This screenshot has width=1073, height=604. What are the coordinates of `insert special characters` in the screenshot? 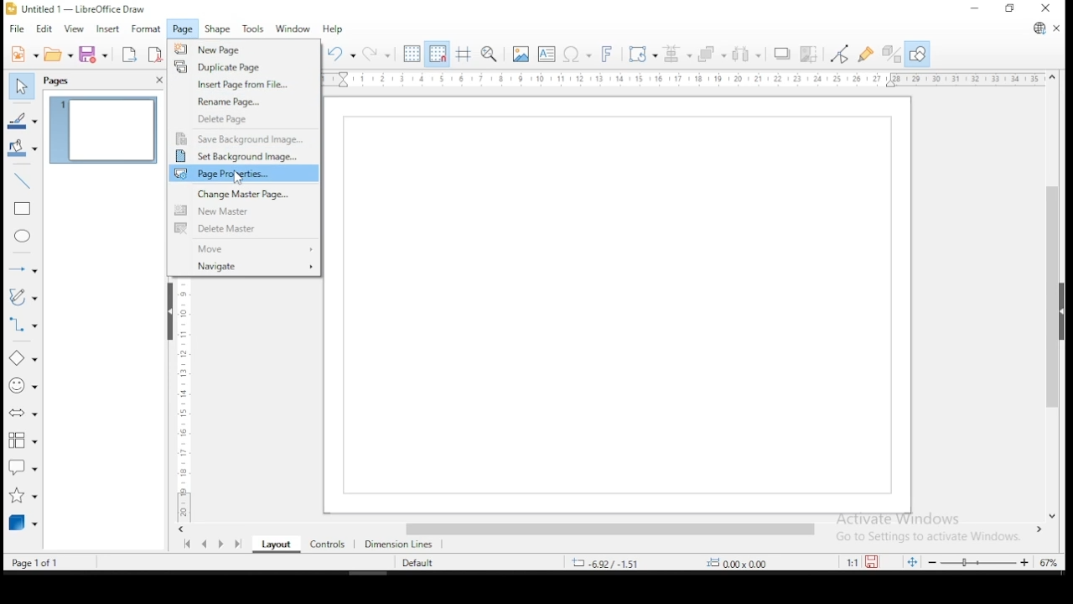 It's located at (577, 55).